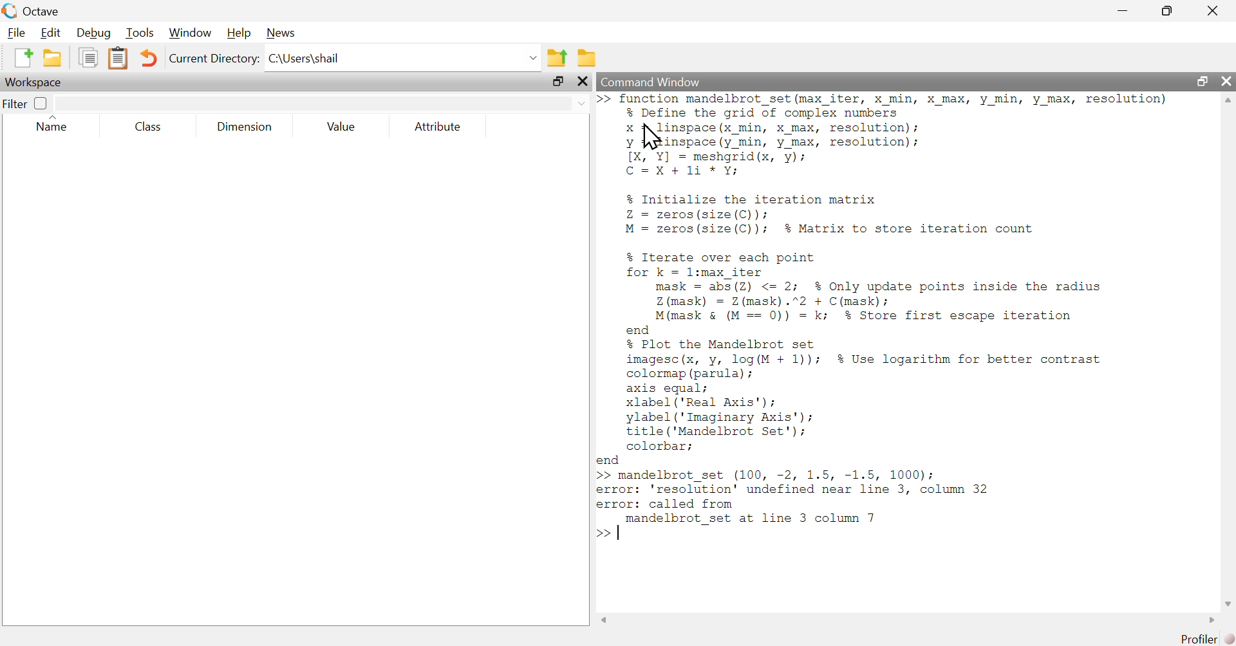 This screenshot has height=646, width=1236. I want to click on Cursor, so click(651, 137).